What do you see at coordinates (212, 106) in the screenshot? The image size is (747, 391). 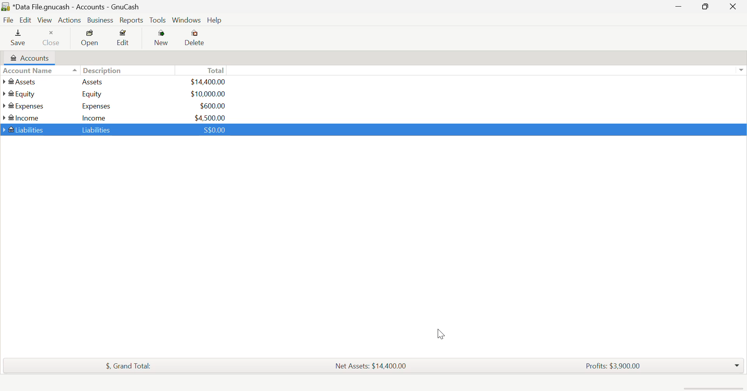 I see `USD` at bounding box center [212, 106].